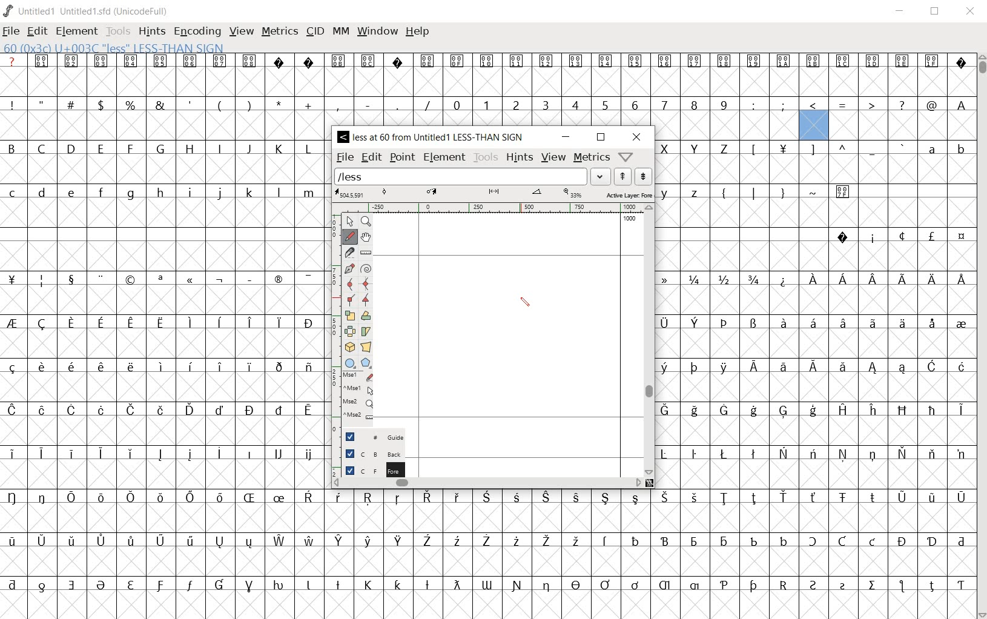  I want to click on Untitled1 Untitled1.sfd (UnicodeFull), so click(88, 11).